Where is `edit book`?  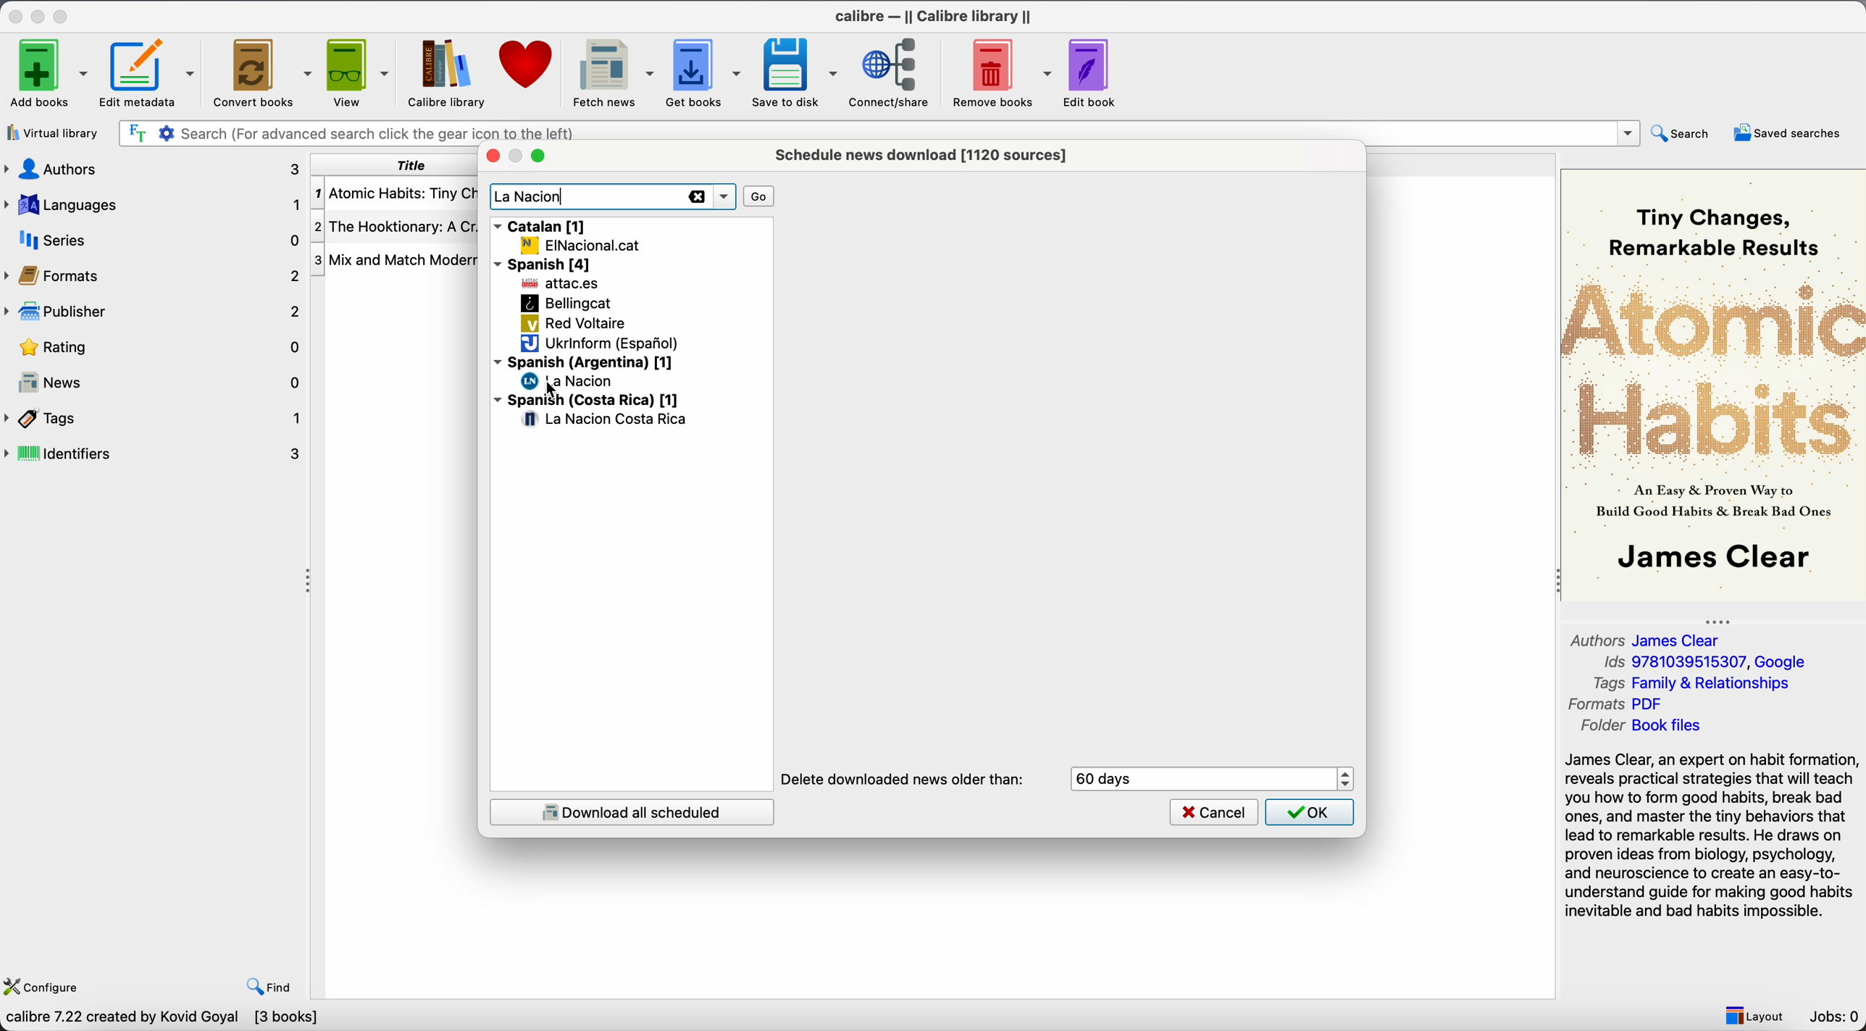 edit book is located at coordinates (1092, 71).